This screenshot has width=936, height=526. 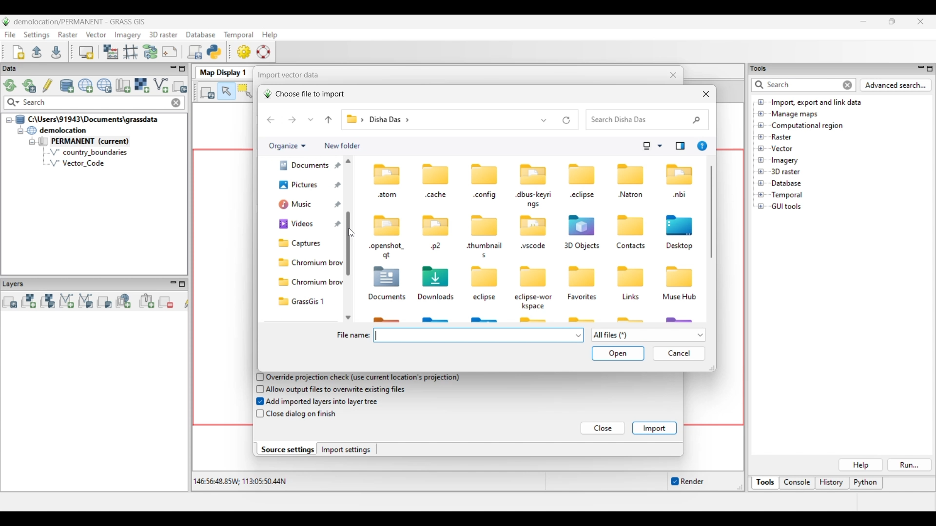 What do you see at coordinates (631, 299) in the screenshot?
I see `Links` at bounding box center [631, 299].